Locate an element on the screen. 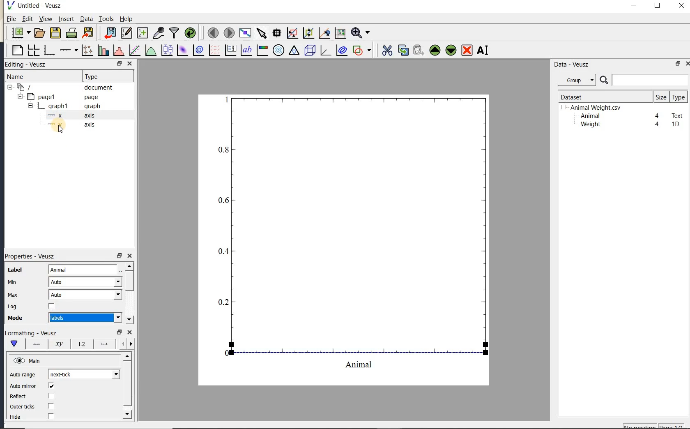 Image resolution: width=690 pixels, height=429 pixels. print the document is located at coordinates (71, 33).